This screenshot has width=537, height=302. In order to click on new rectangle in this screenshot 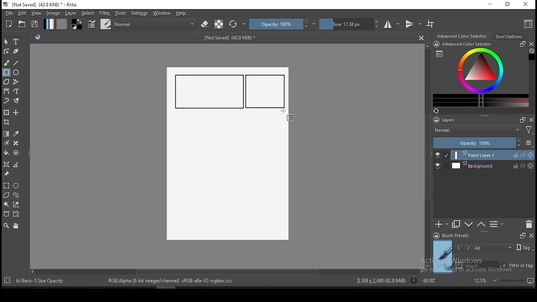, I will do `click(208, 91)`.